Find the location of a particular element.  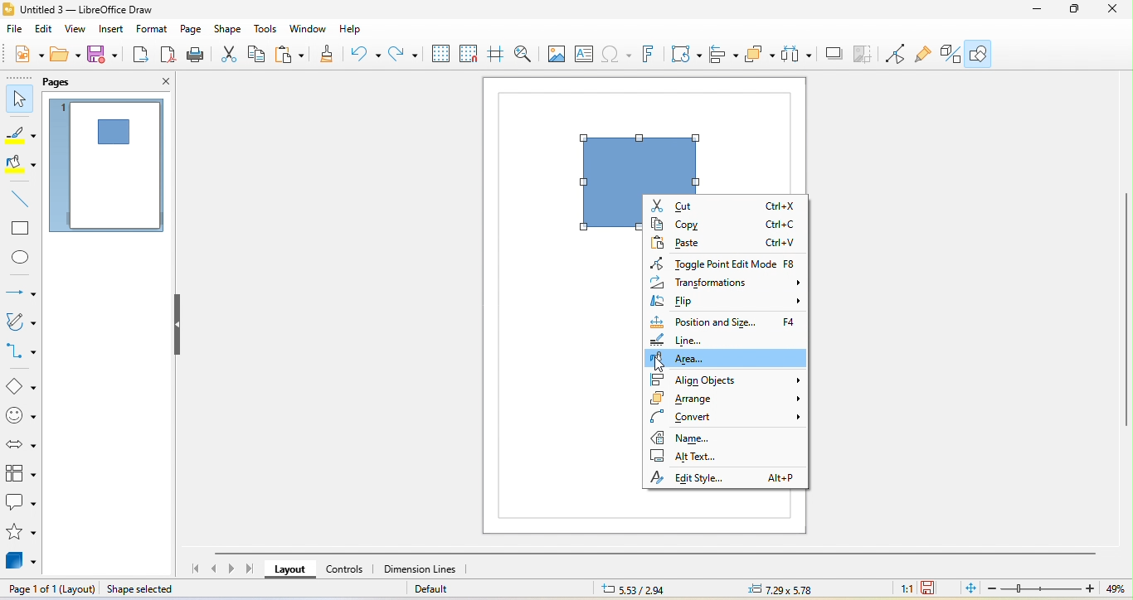

block arrows is located at coordinates (21, 443).